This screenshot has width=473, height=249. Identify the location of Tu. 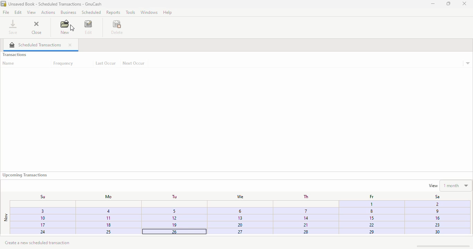
(173, 196).